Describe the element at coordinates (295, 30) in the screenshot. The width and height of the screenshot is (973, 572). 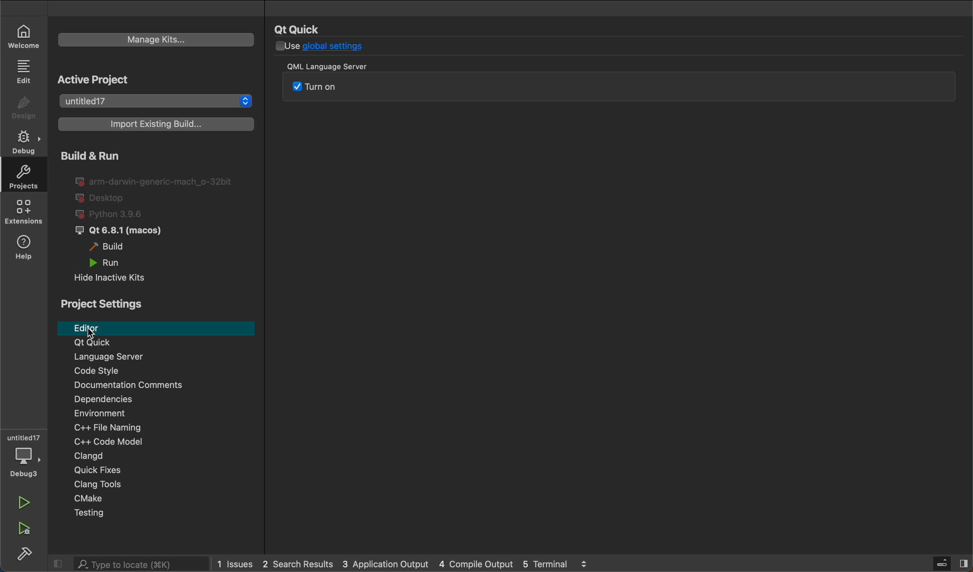
I see `name` at that location.